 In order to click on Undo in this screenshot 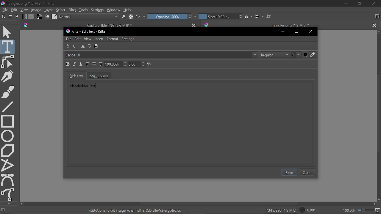, I will do `click(69, 47)`.